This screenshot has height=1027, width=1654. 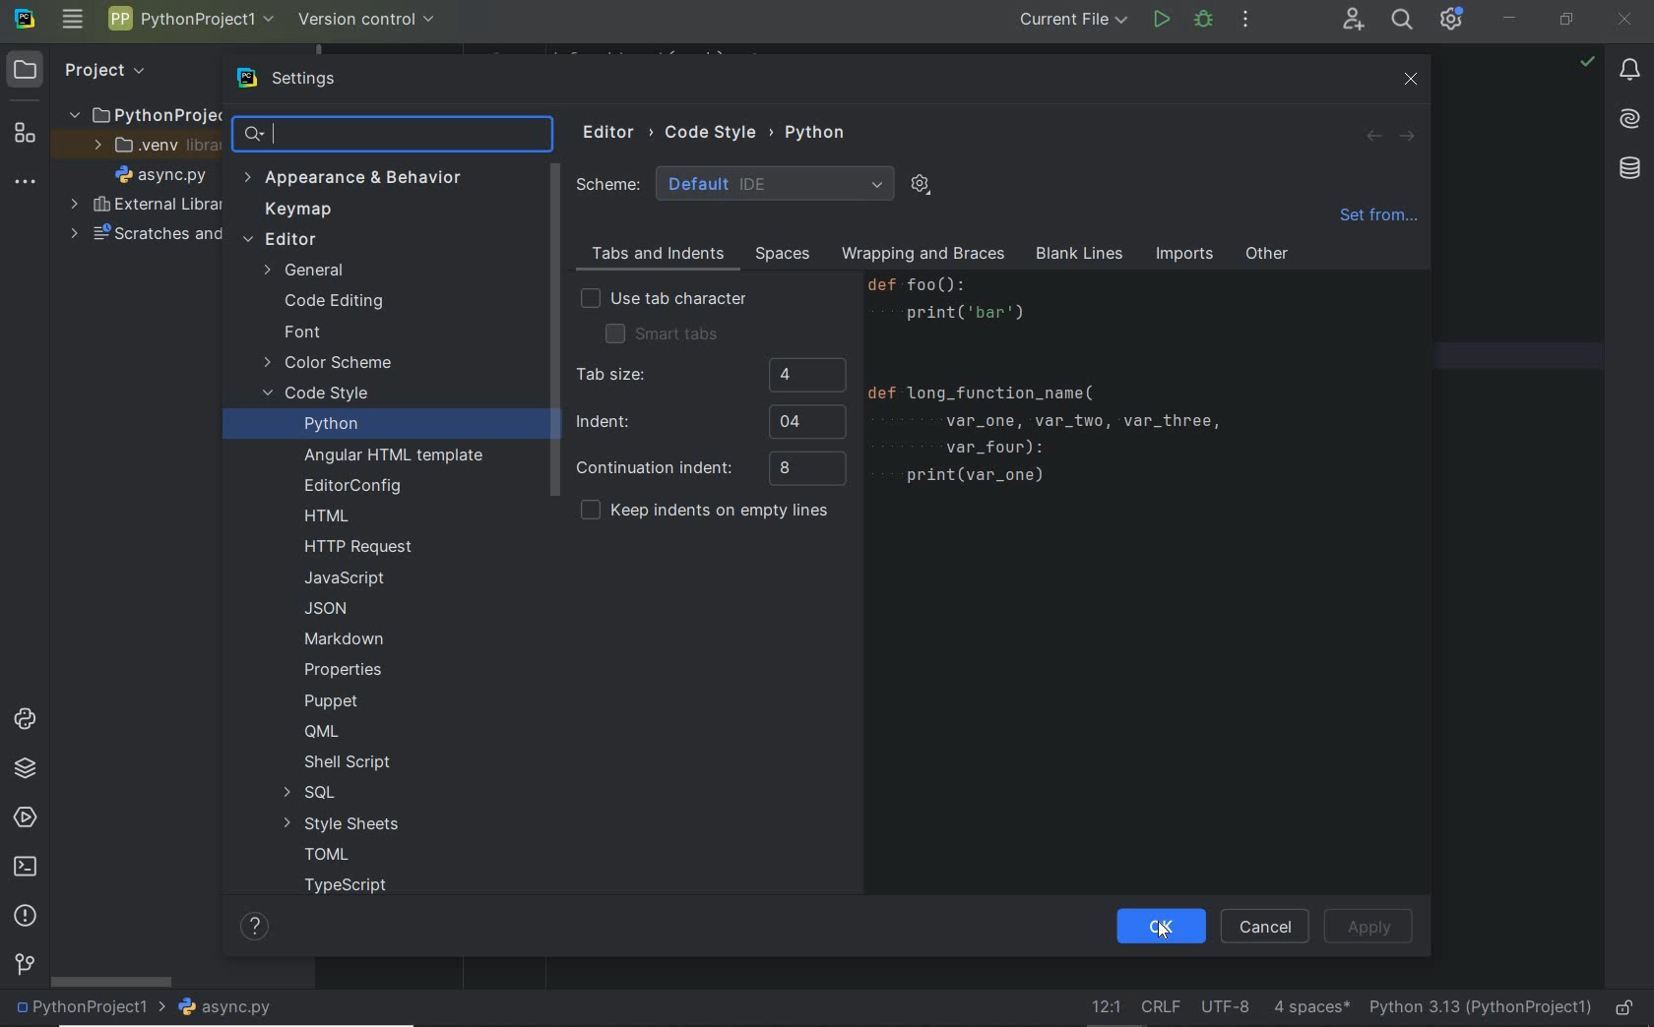 I want to click on debug, so click(x=1204, y=20).